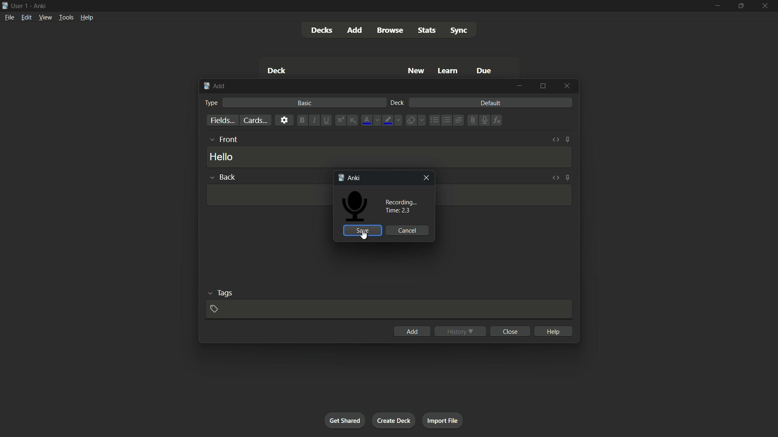  Describe the element at coordinates (355, 205) in the screenshot. I see `Icon` at that location.